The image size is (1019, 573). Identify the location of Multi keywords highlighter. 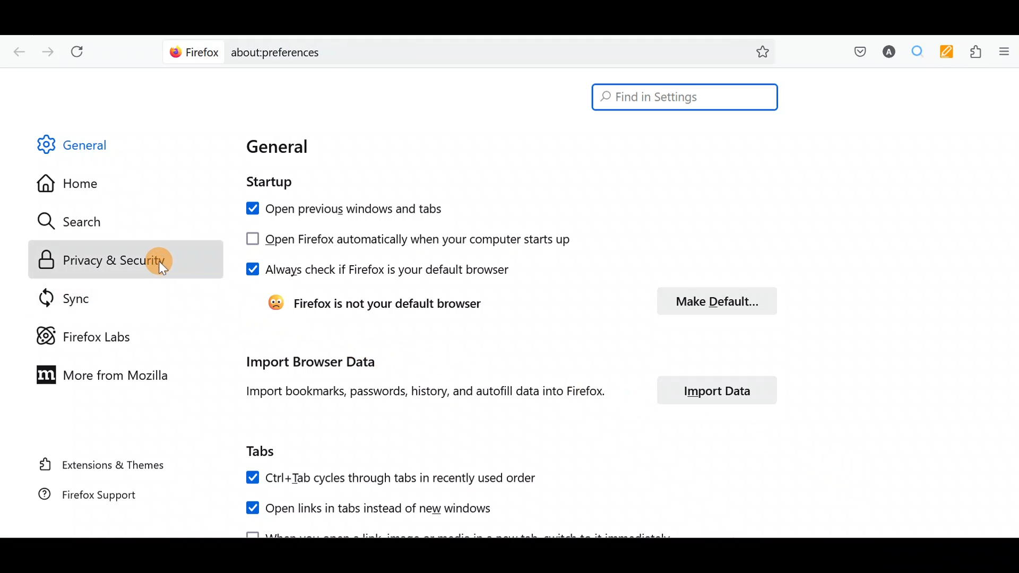
(944, 53).